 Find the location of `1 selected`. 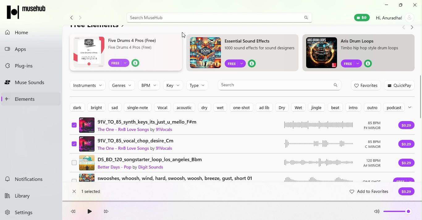

1 selected is located at coordinates (93, 192).